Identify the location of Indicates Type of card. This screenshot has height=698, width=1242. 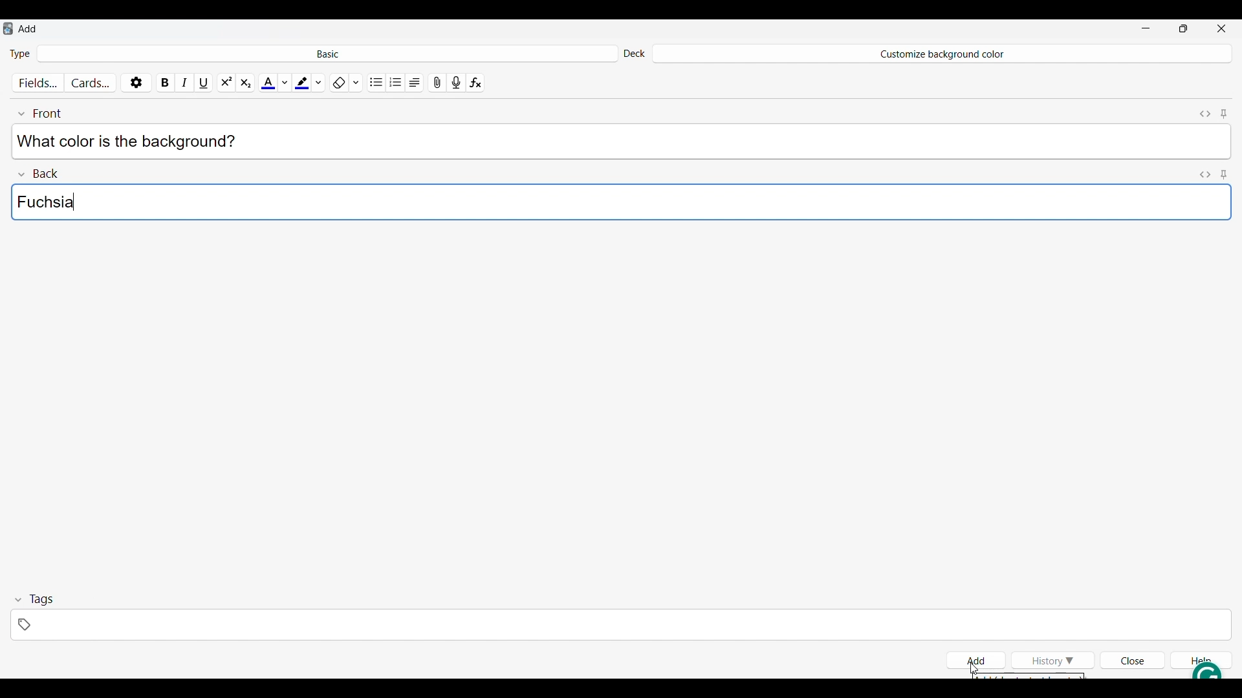
(20, 53).